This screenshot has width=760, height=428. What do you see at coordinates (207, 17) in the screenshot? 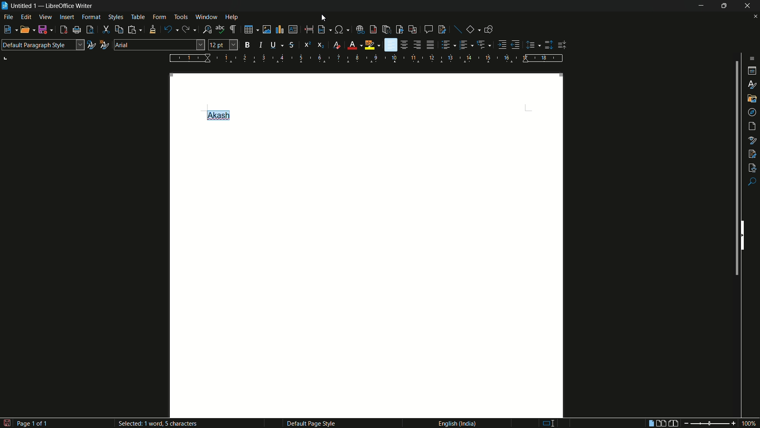
I see `window menu` at bounding box center [207, 17].